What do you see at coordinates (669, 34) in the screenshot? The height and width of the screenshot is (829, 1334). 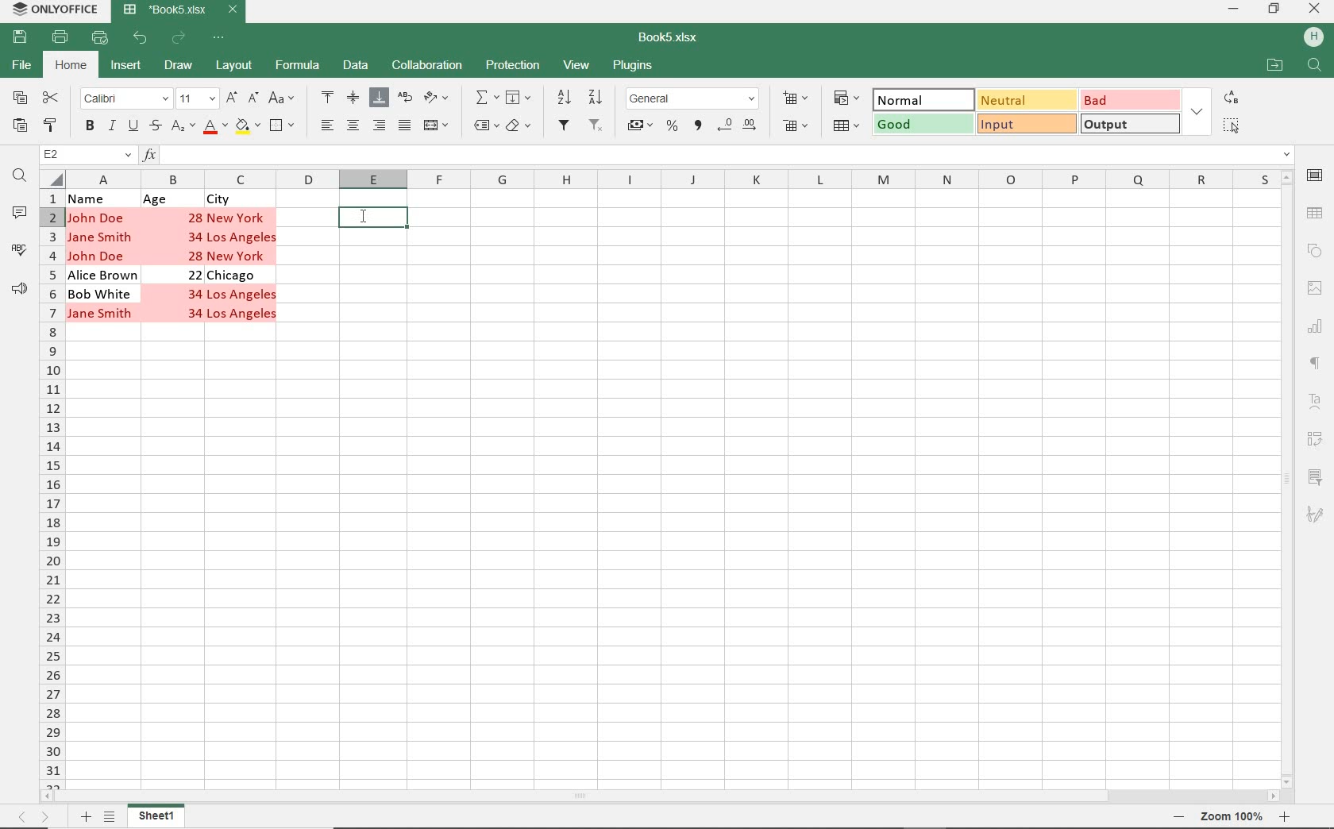 I see `DOCUMENT NAME` at bounding box center [669, 34].